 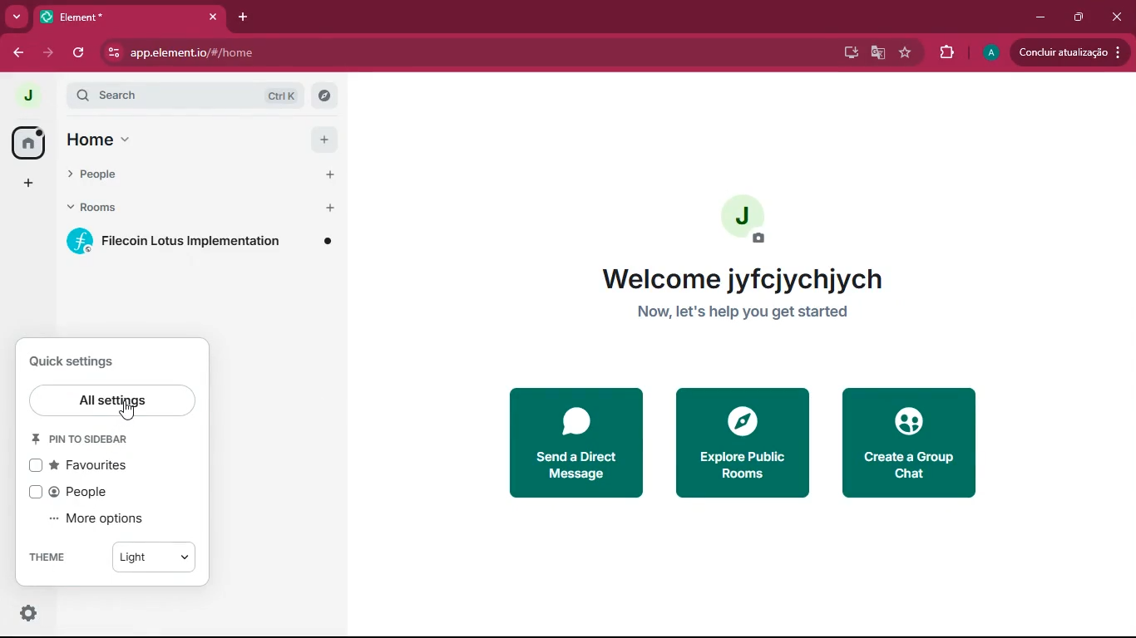 I want to click on forward, so click(x=51, y=55).